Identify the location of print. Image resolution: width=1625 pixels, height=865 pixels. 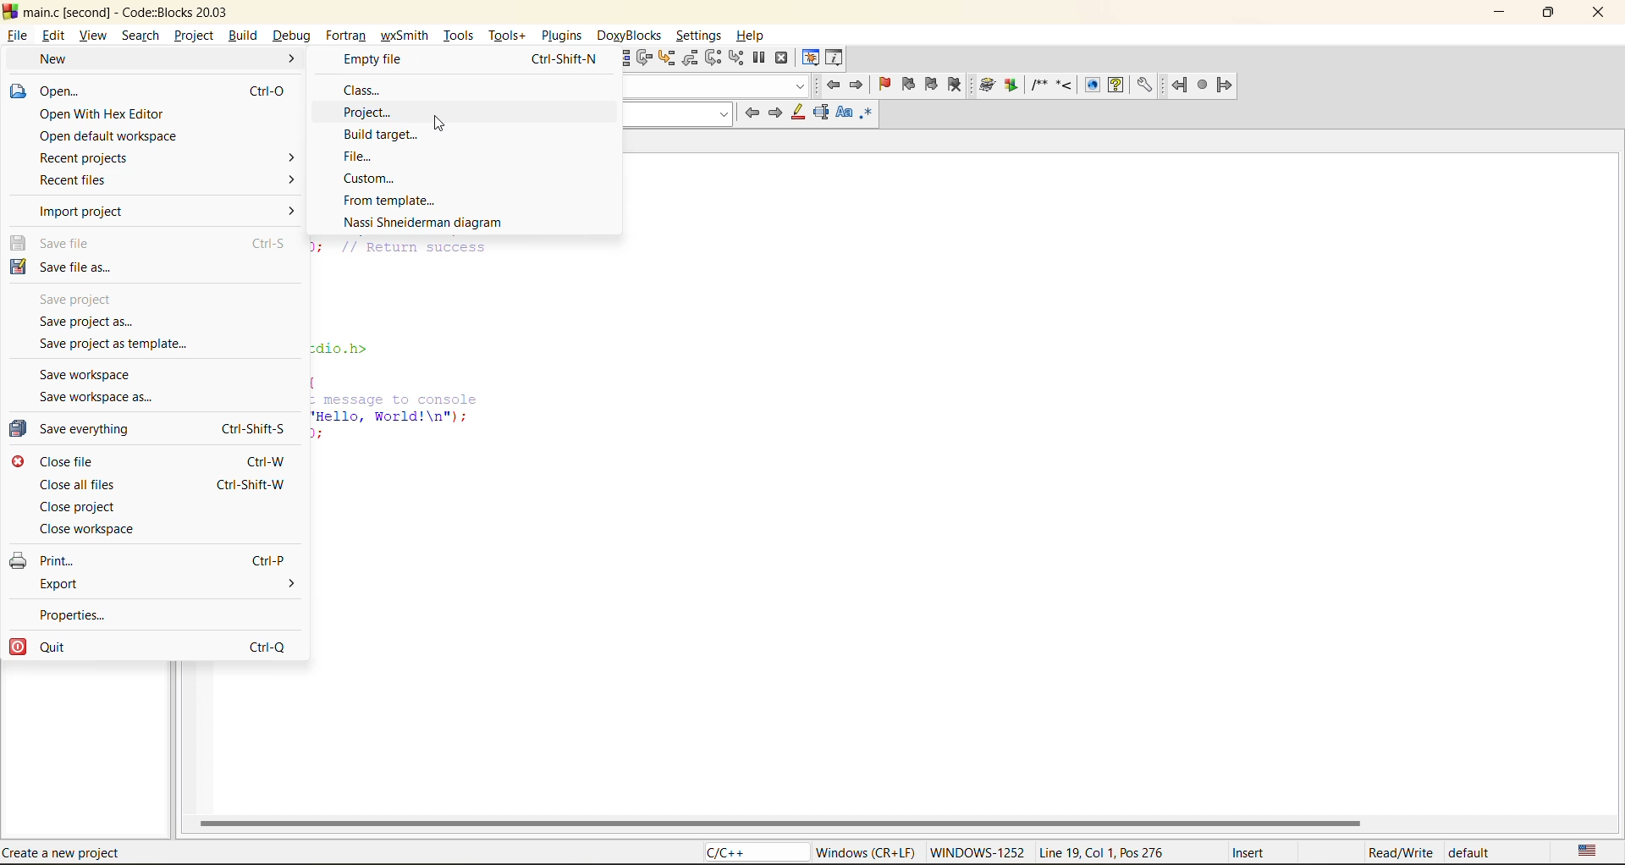
(47, 560).